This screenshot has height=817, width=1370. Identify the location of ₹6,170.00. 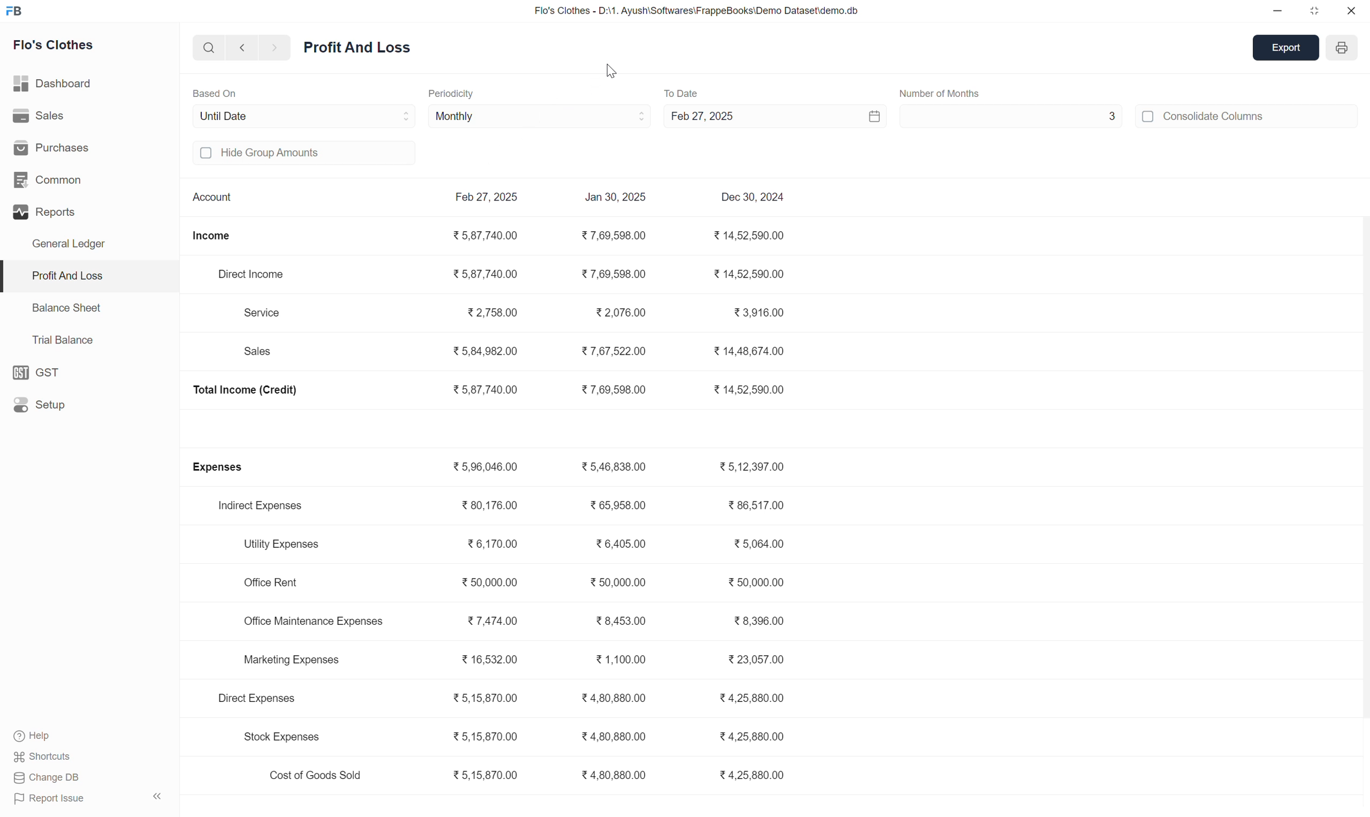
(496, 543).